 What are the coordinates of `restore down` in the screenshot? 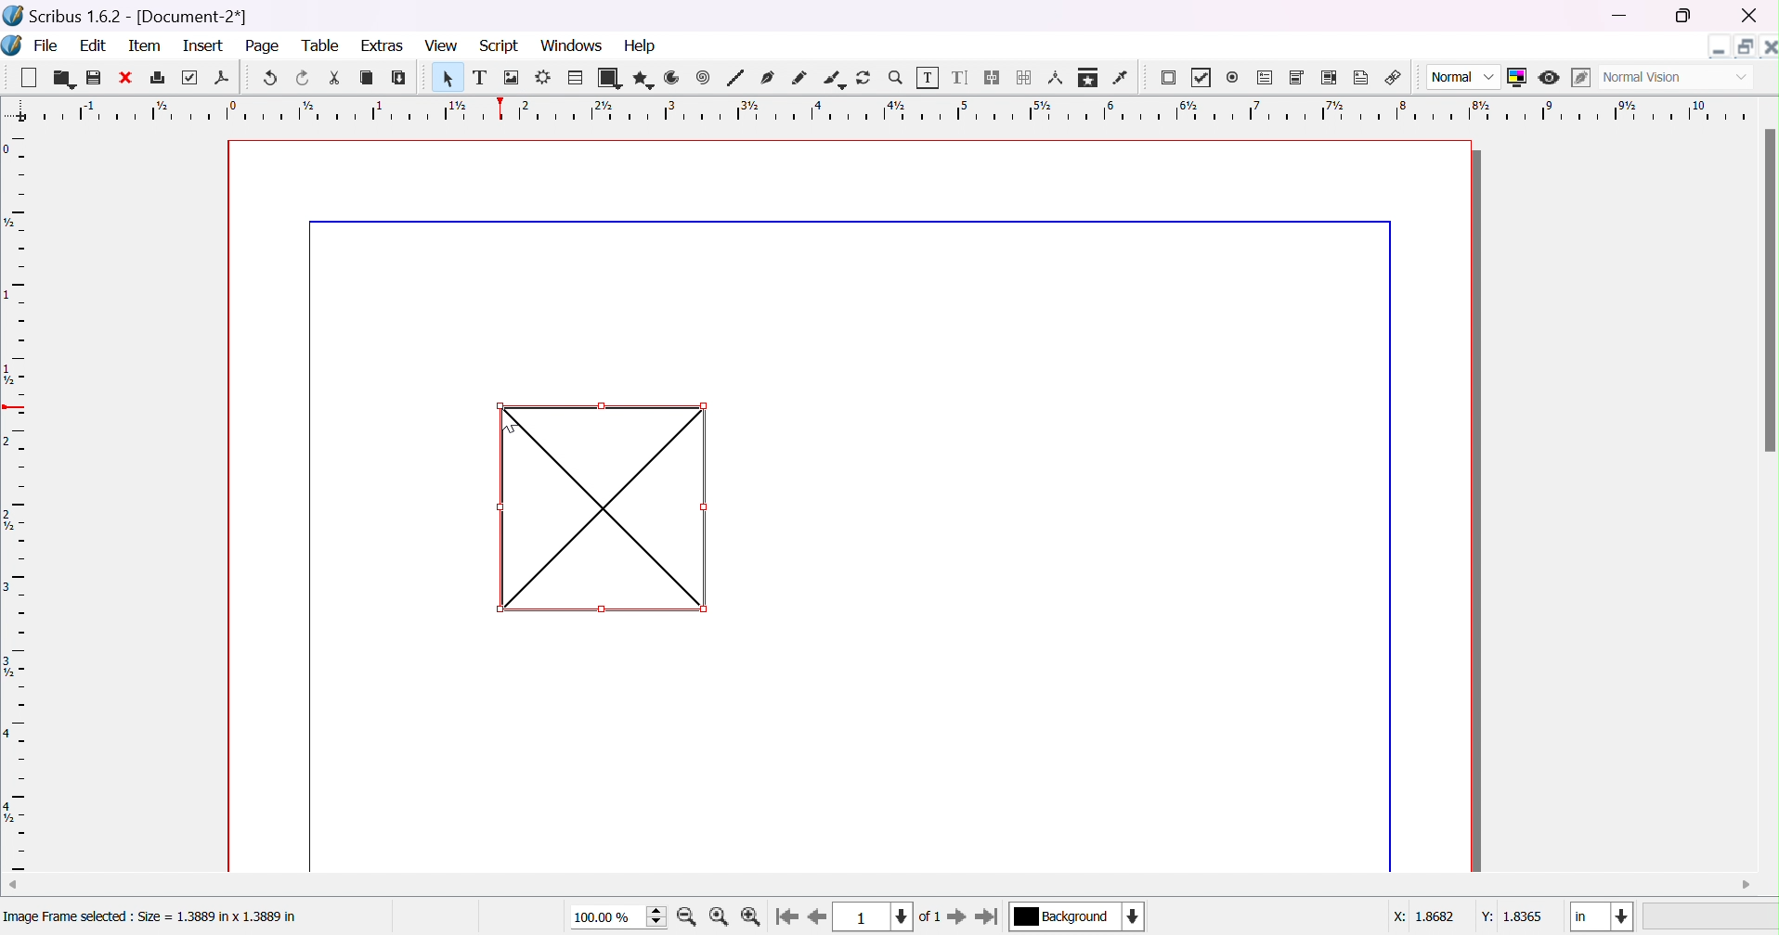 It's located at (1684, 18).